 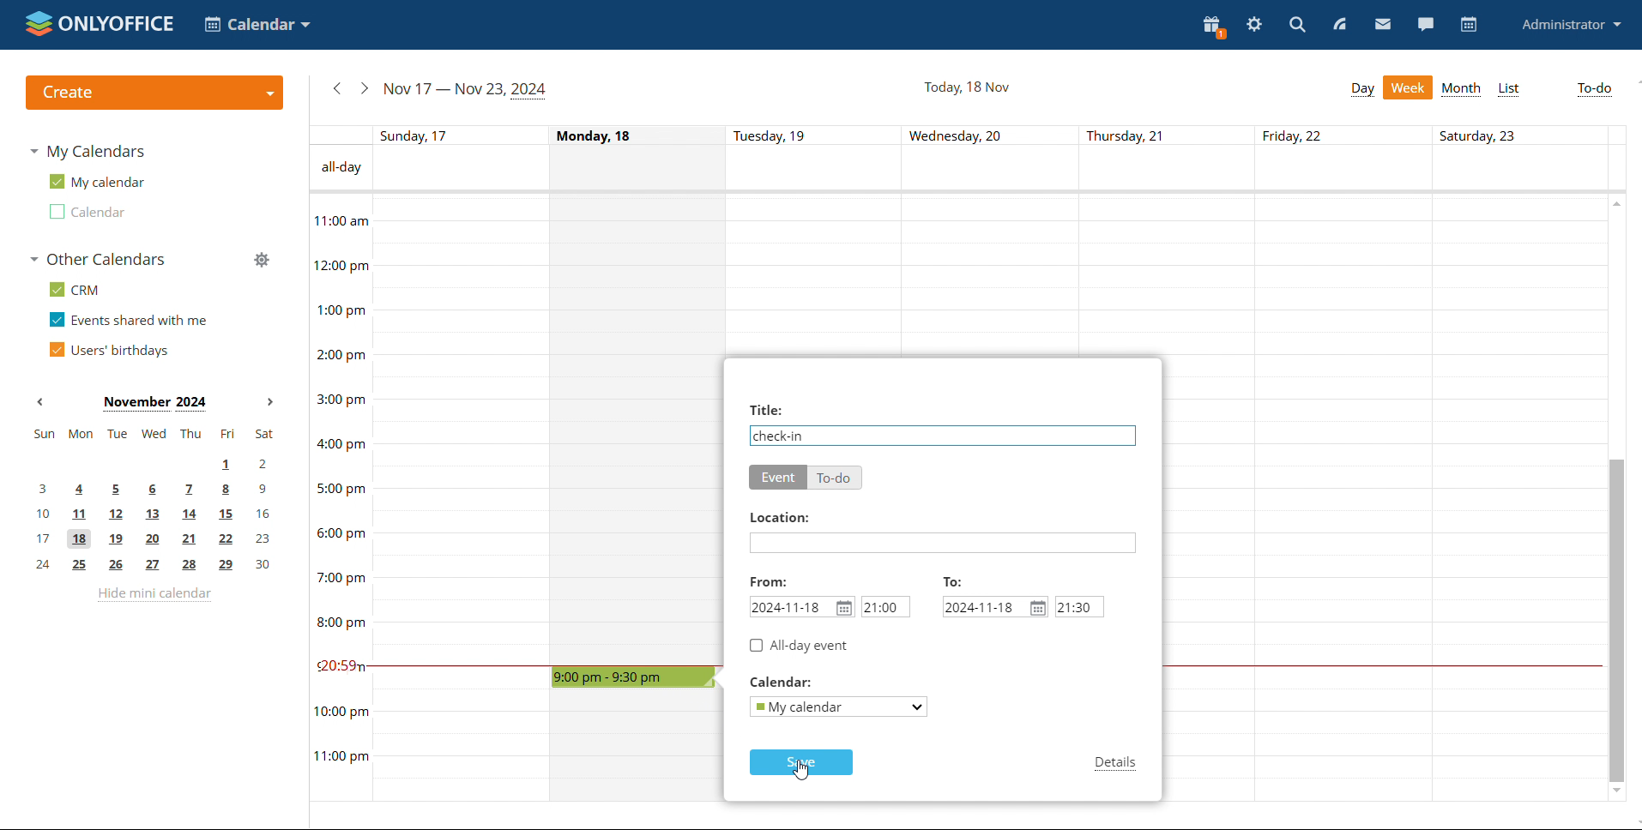 What do you see at coordinates (841, 707) in the screenshot?
I see `select calendar` at bounding box center [841, 707].